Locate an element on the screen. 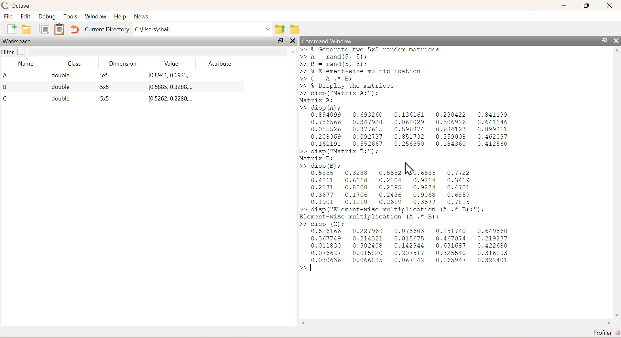 Image resolution: width=621 pixels, height=338 pixels. Minimize is located at coordinates (564, 5).